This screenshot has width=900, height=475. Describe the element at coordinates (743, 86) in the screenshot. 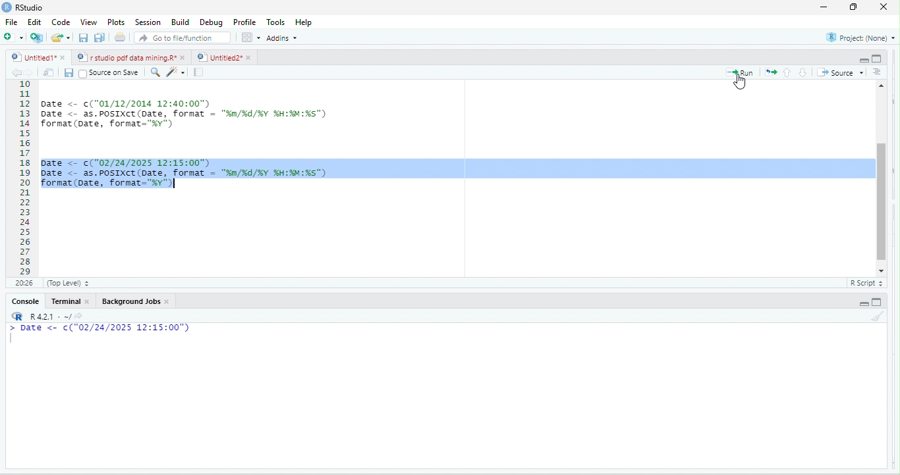

I see `cursor movement` at that location.